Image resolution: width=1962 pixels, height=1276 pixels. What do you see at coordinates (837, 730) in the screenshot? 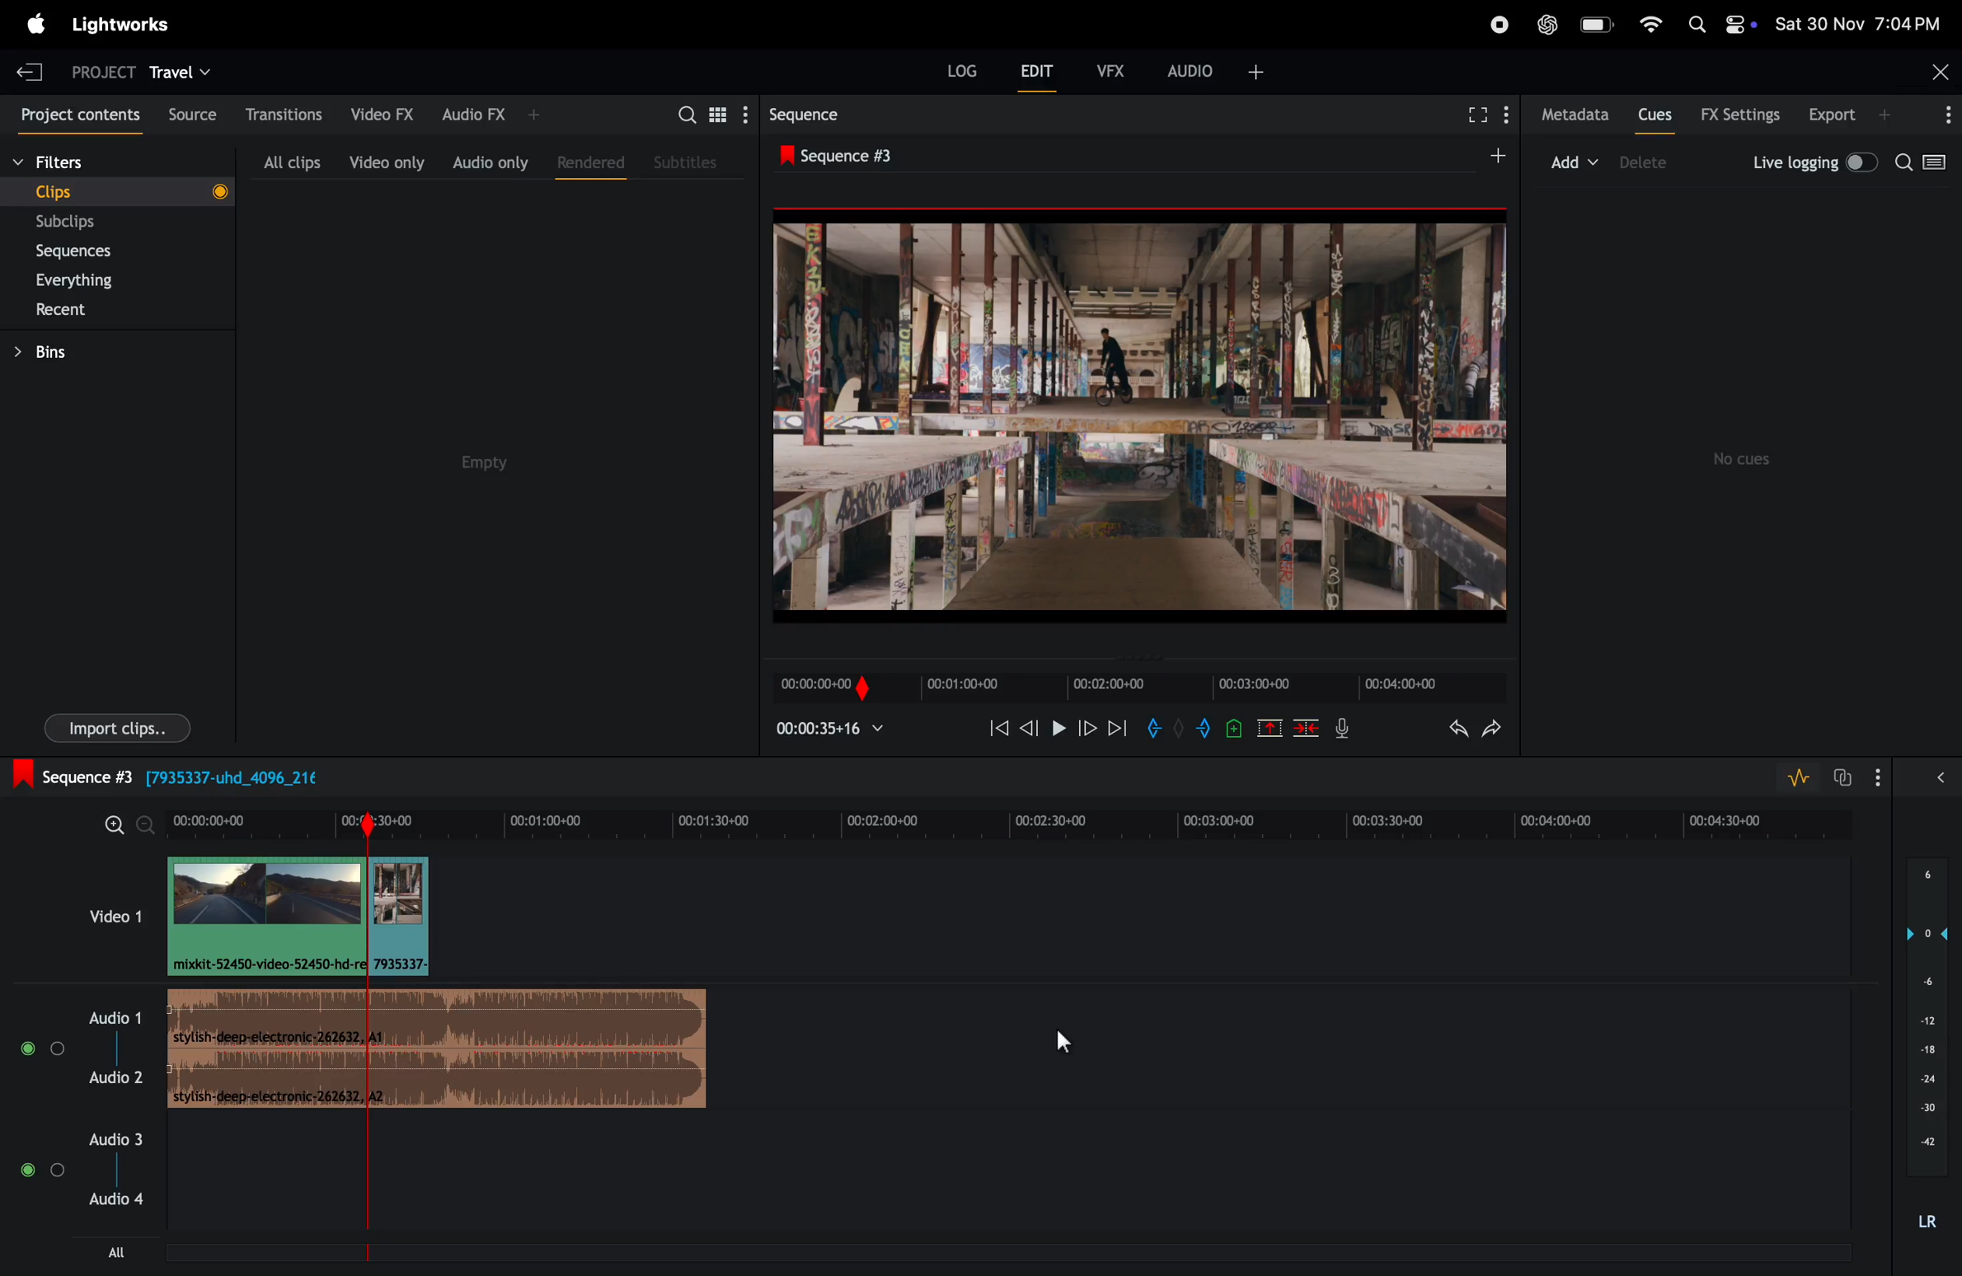
I see `00:00:35+16 (playback time)` at bounding box center [837, 730].